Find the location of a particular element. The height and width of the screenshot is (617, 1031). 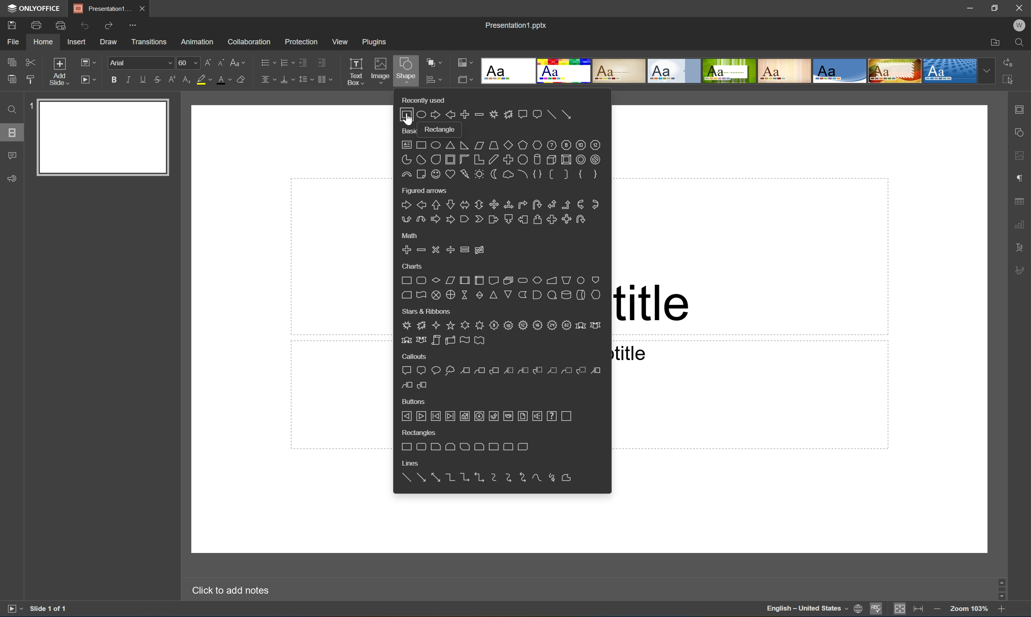

Set document language is located at coordinates (858, 610).